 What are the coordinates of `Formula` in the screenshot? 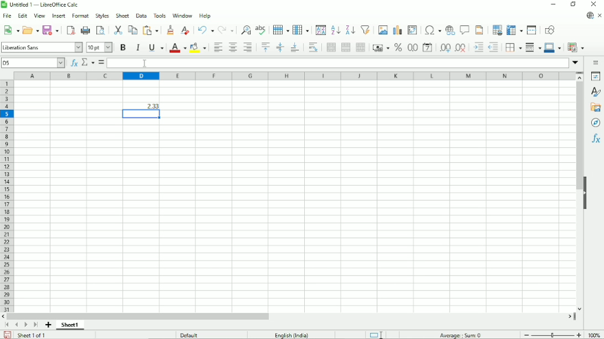 It's located at (101, 63).